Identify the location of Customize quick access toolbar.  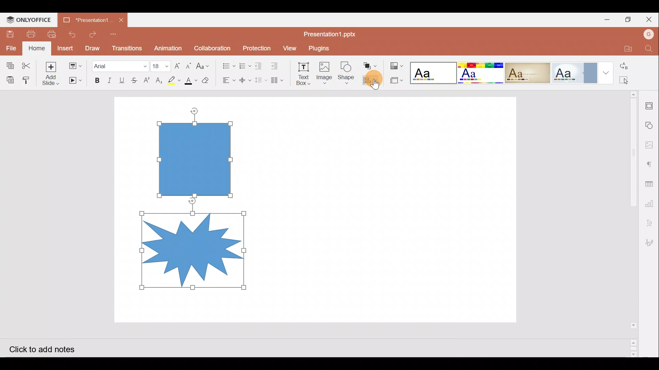
(114, 33).